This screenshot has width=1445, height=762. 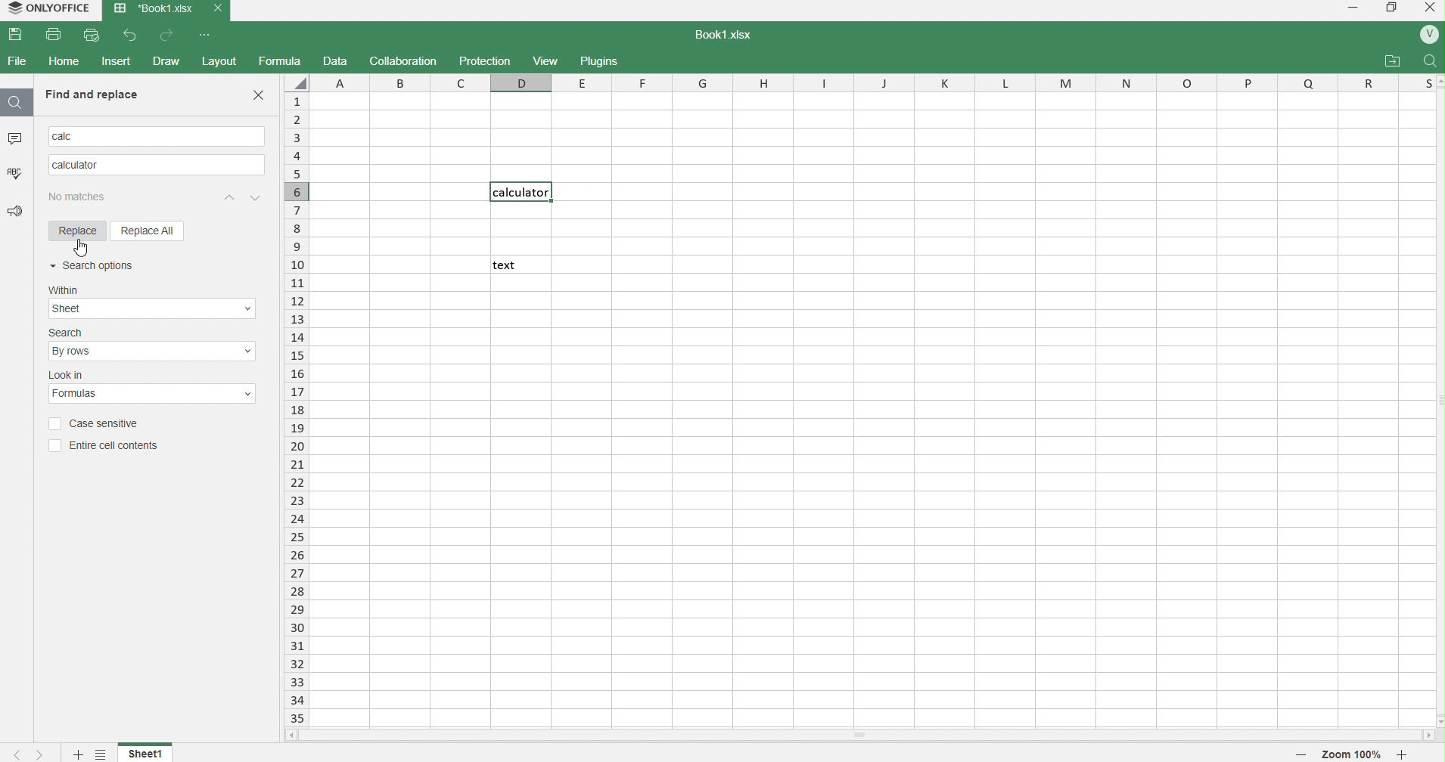 I want to click on next sheet, so click(x=38, y=753).